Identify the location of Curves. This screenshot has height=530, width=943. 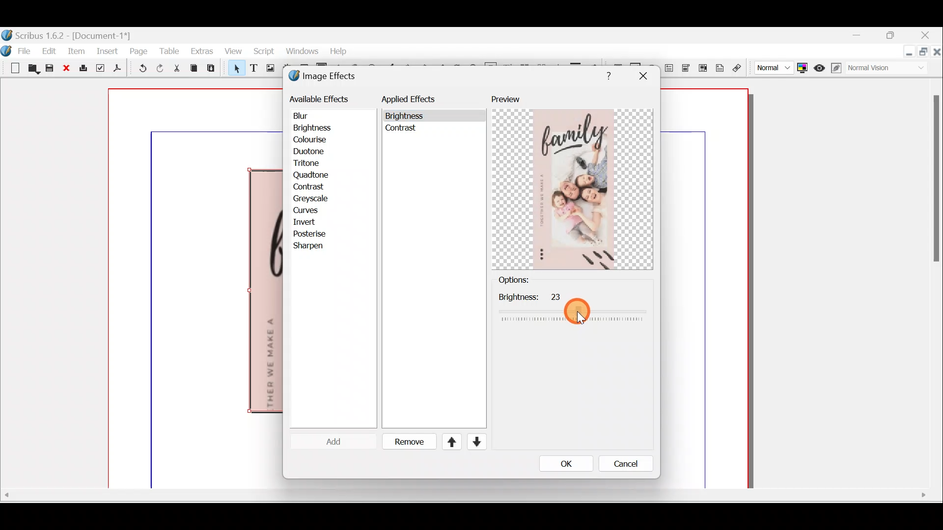
(313, 210).